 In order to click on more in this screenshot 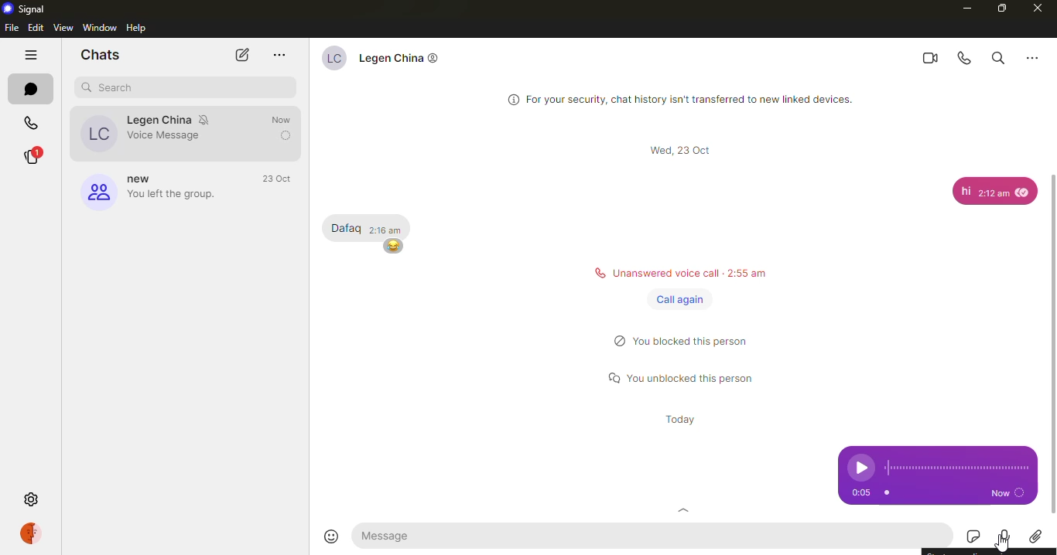, I will do `click(278, 55)`.